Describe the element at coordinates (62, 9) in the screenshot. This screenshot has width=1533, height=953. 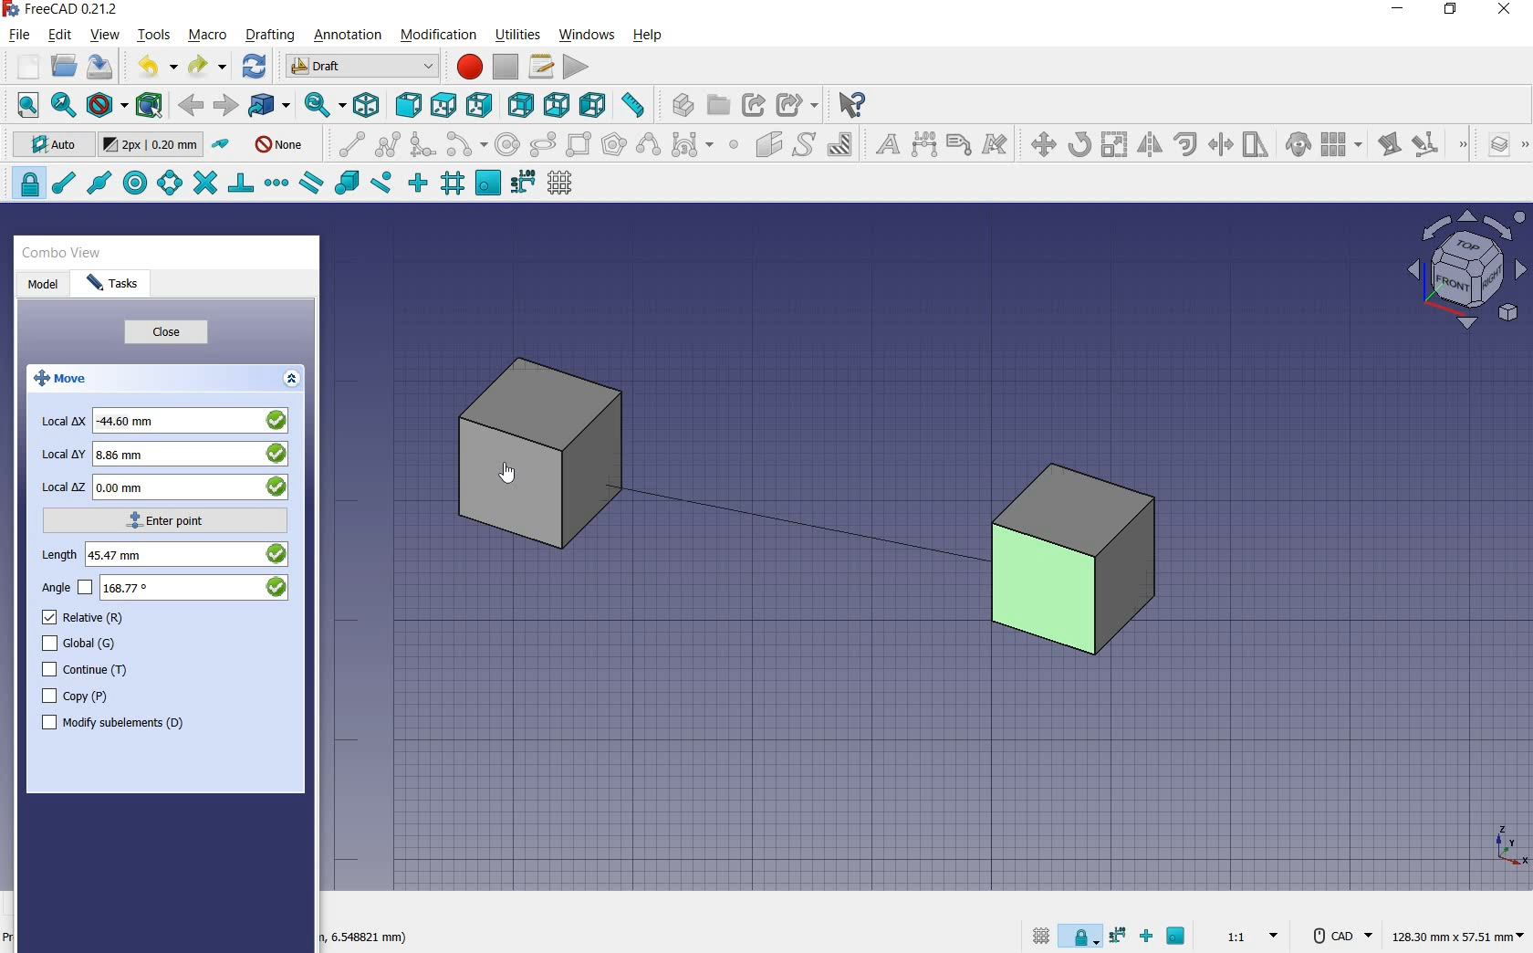
I see `system name` at that location.